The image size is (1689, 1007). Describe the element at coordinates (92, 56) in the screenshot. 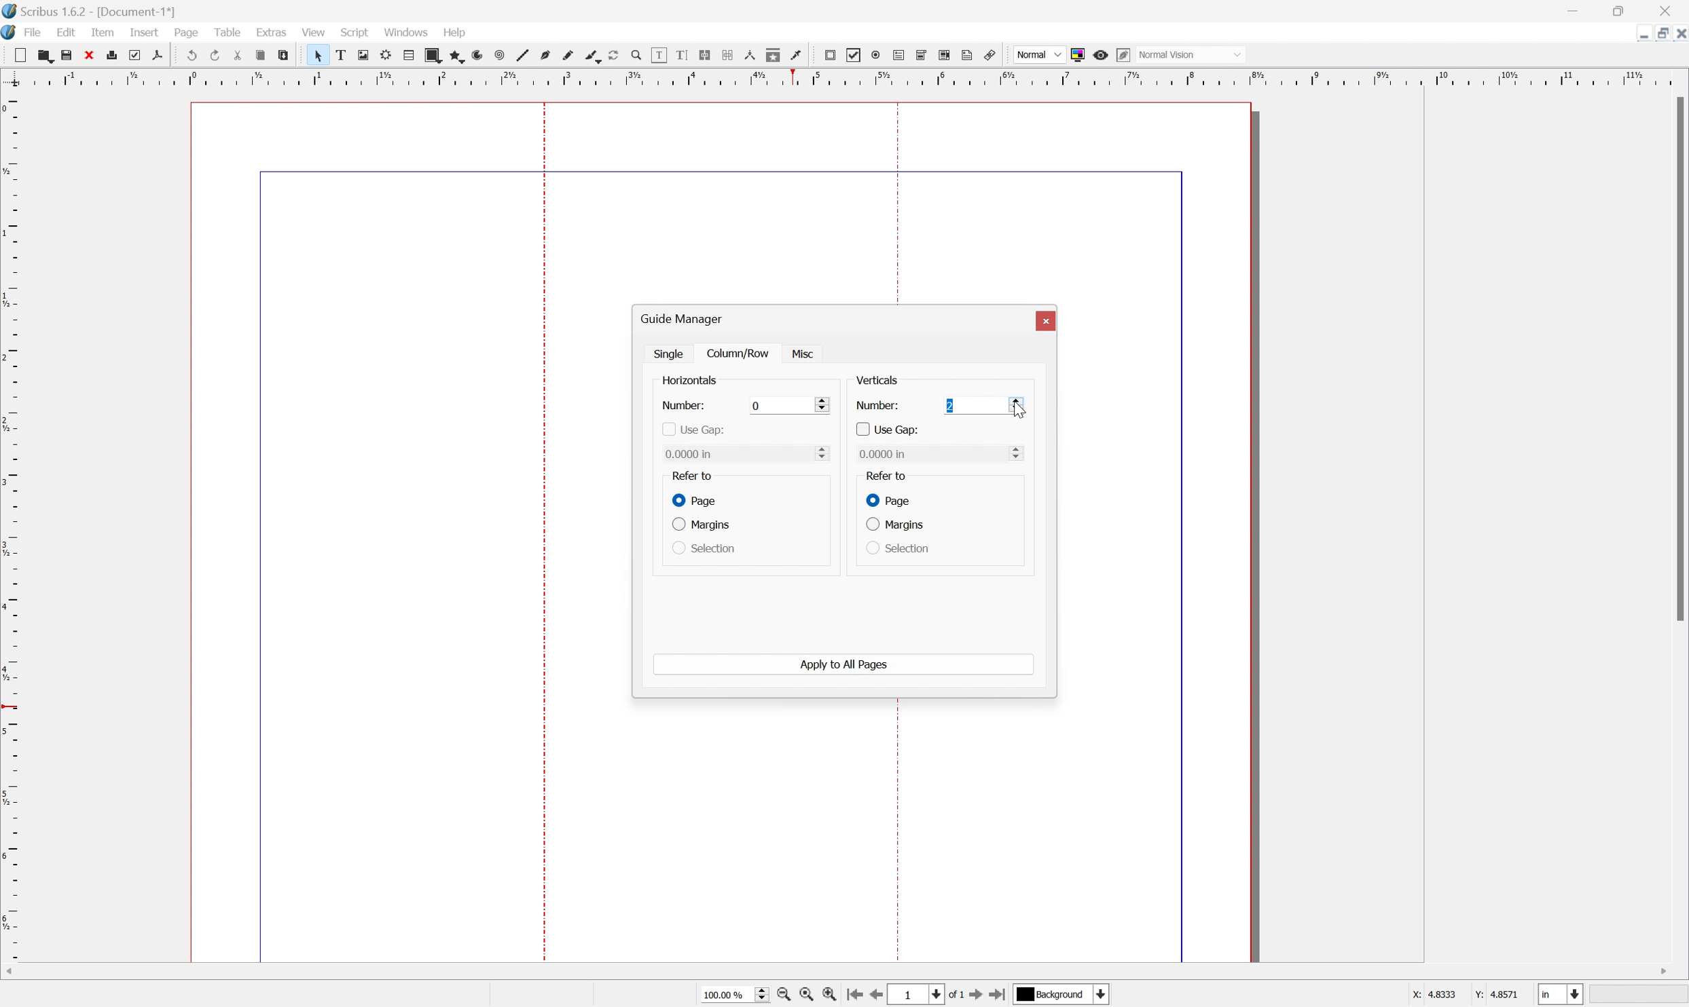

I see `close` at that location.